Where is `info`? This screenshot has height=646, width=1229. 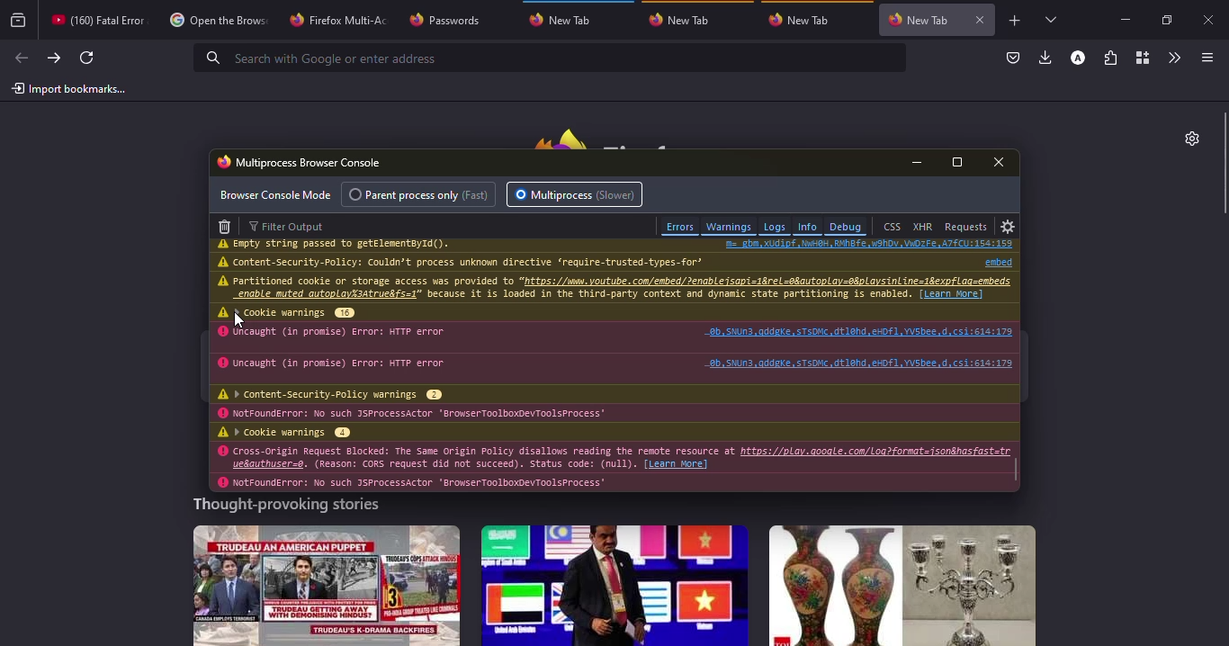
info is located at coordinates (576, 288).